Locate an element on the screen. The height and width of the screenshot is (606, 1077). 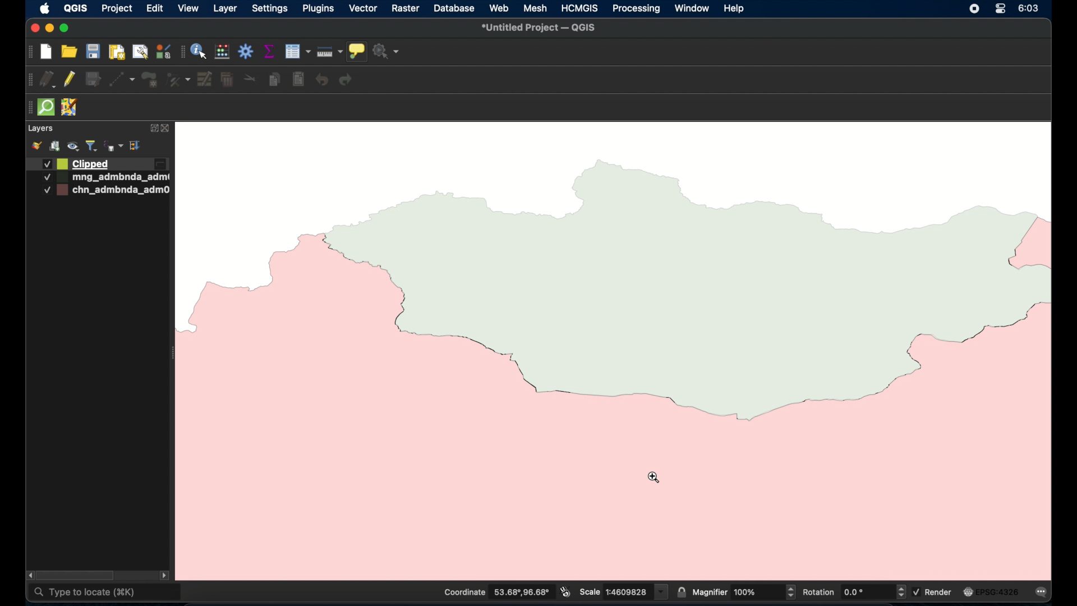
database is located at coordinates (453, 10).